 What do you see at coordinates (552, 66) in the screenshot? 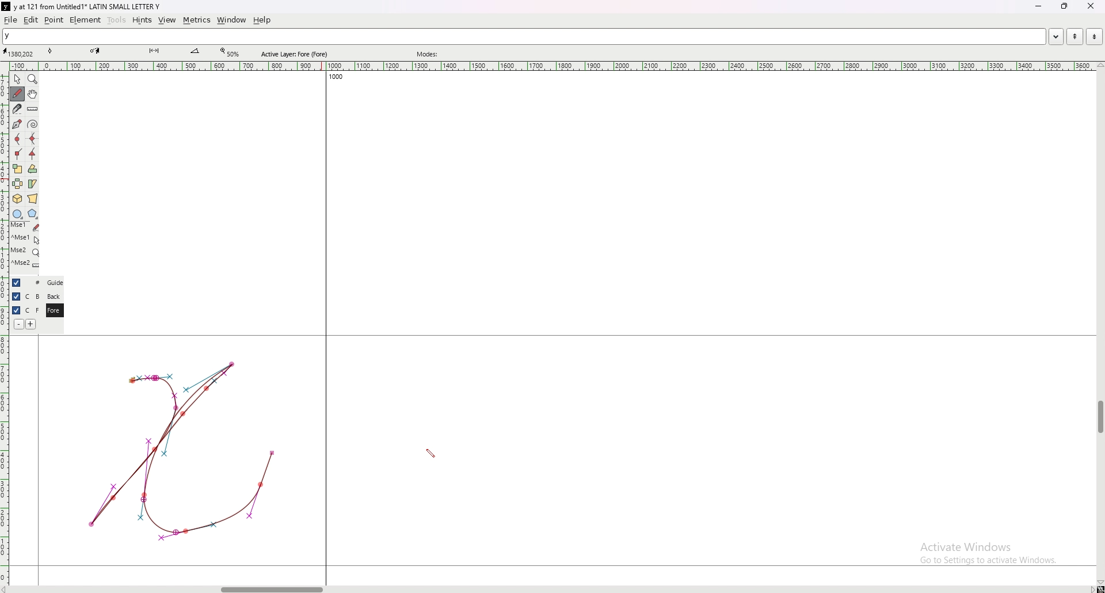
I see `horizontal scale` at bounding box center [552, 66].